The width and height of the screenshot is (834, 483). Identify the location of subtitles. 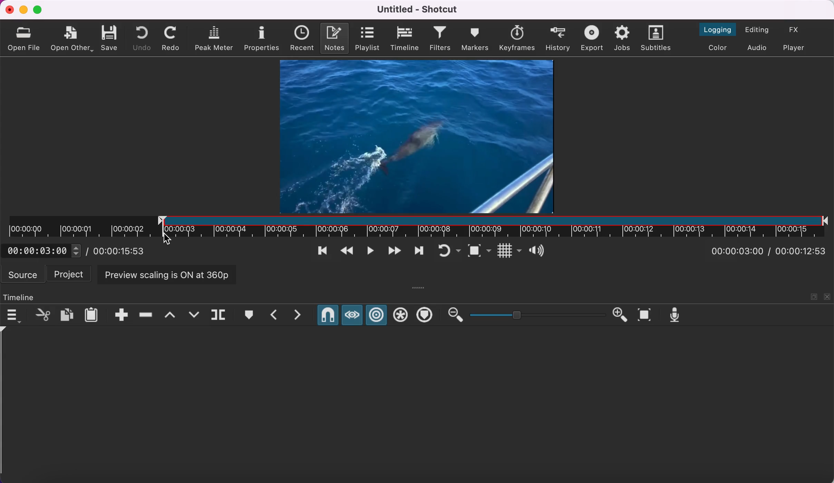
(658, 38).